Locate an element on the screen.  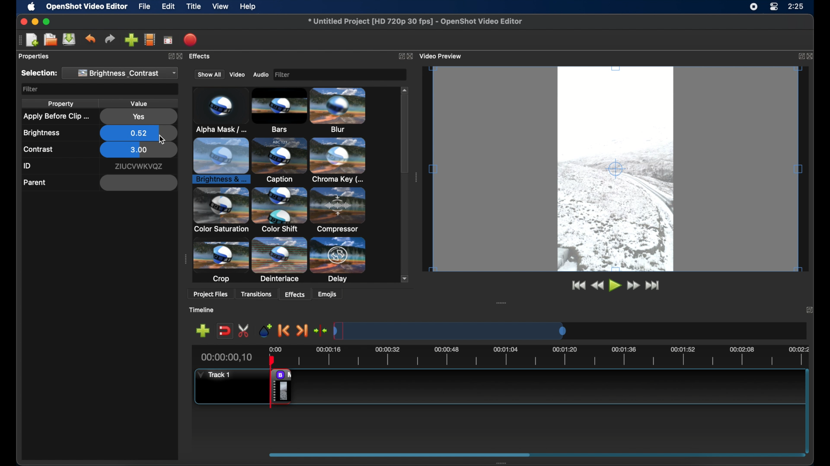
echo is located at coordinates (221, 264).